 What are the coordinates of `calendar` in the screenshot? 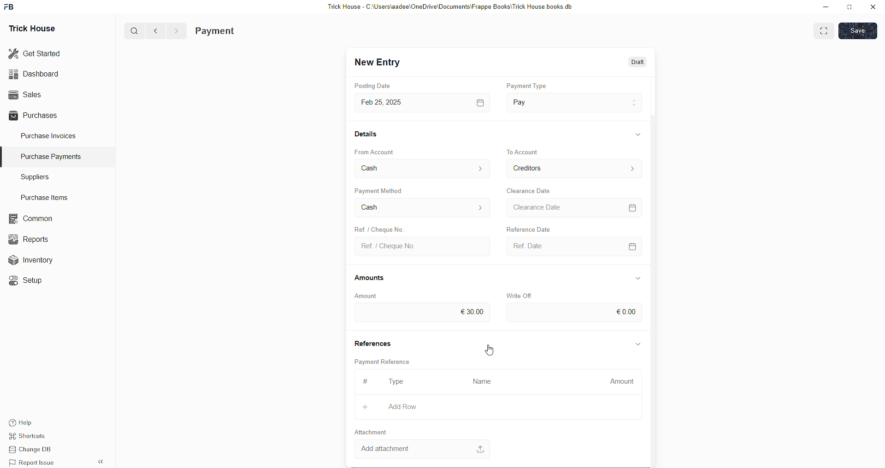 It's located at (477, 102).